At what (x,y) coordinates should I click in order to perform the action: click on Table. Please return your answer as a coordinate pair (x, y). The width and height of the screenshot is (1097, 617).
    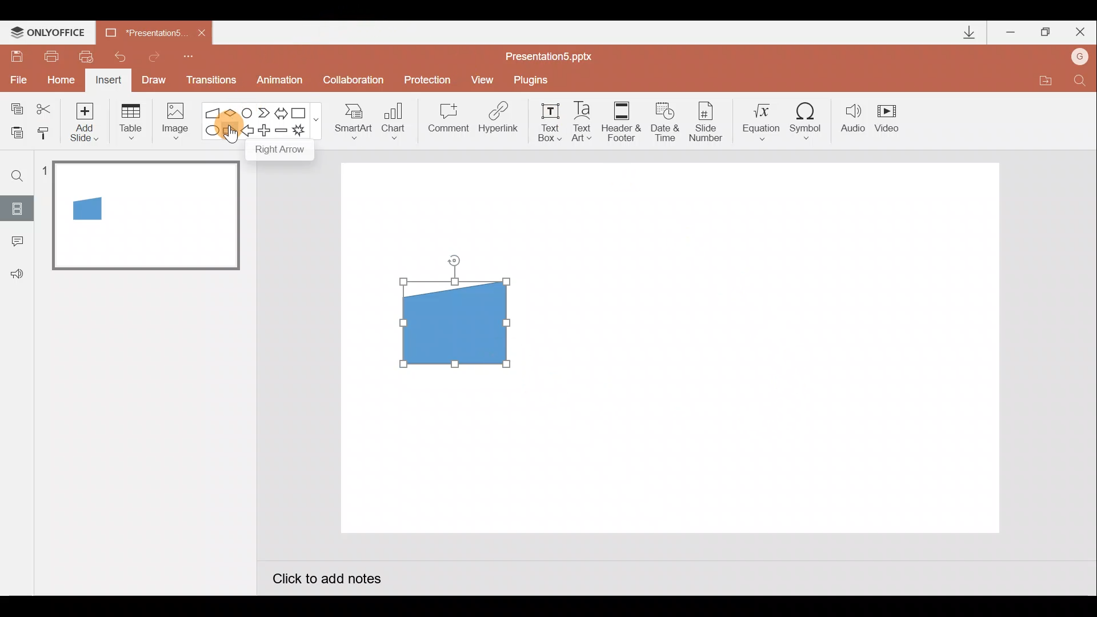
    Looking at the image, I should click on (130, 121).